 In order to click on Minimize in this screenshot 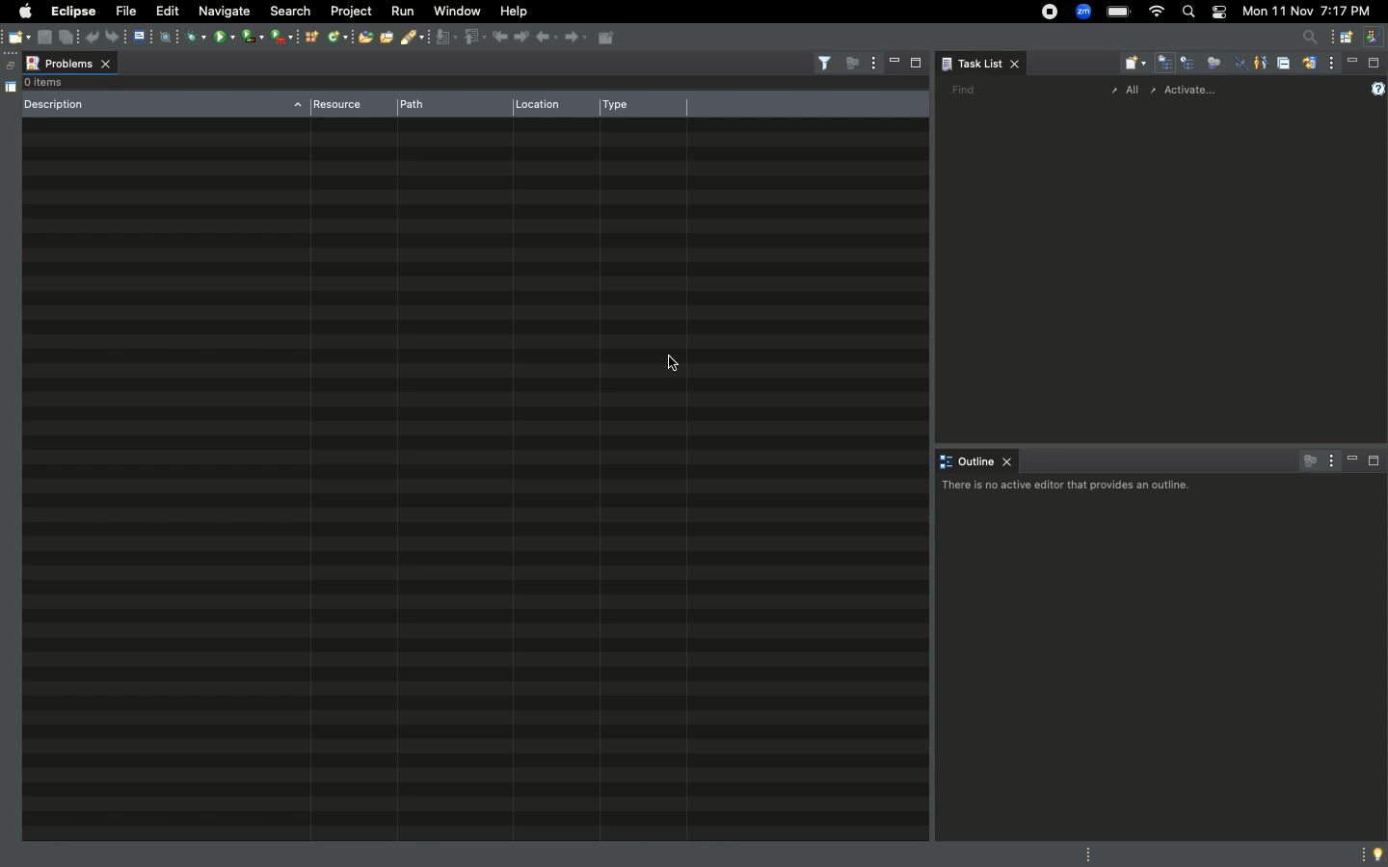, I will do `click(894, 62)`.